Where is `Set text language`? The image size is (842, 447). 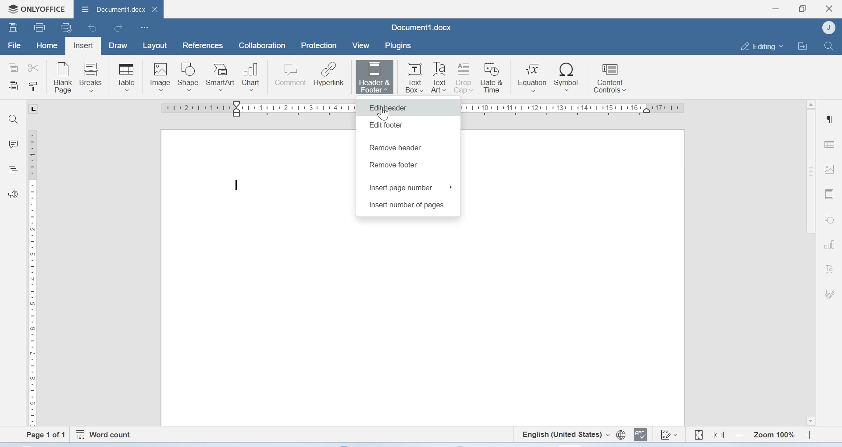
Set text language is located at coordinates (566, 434).